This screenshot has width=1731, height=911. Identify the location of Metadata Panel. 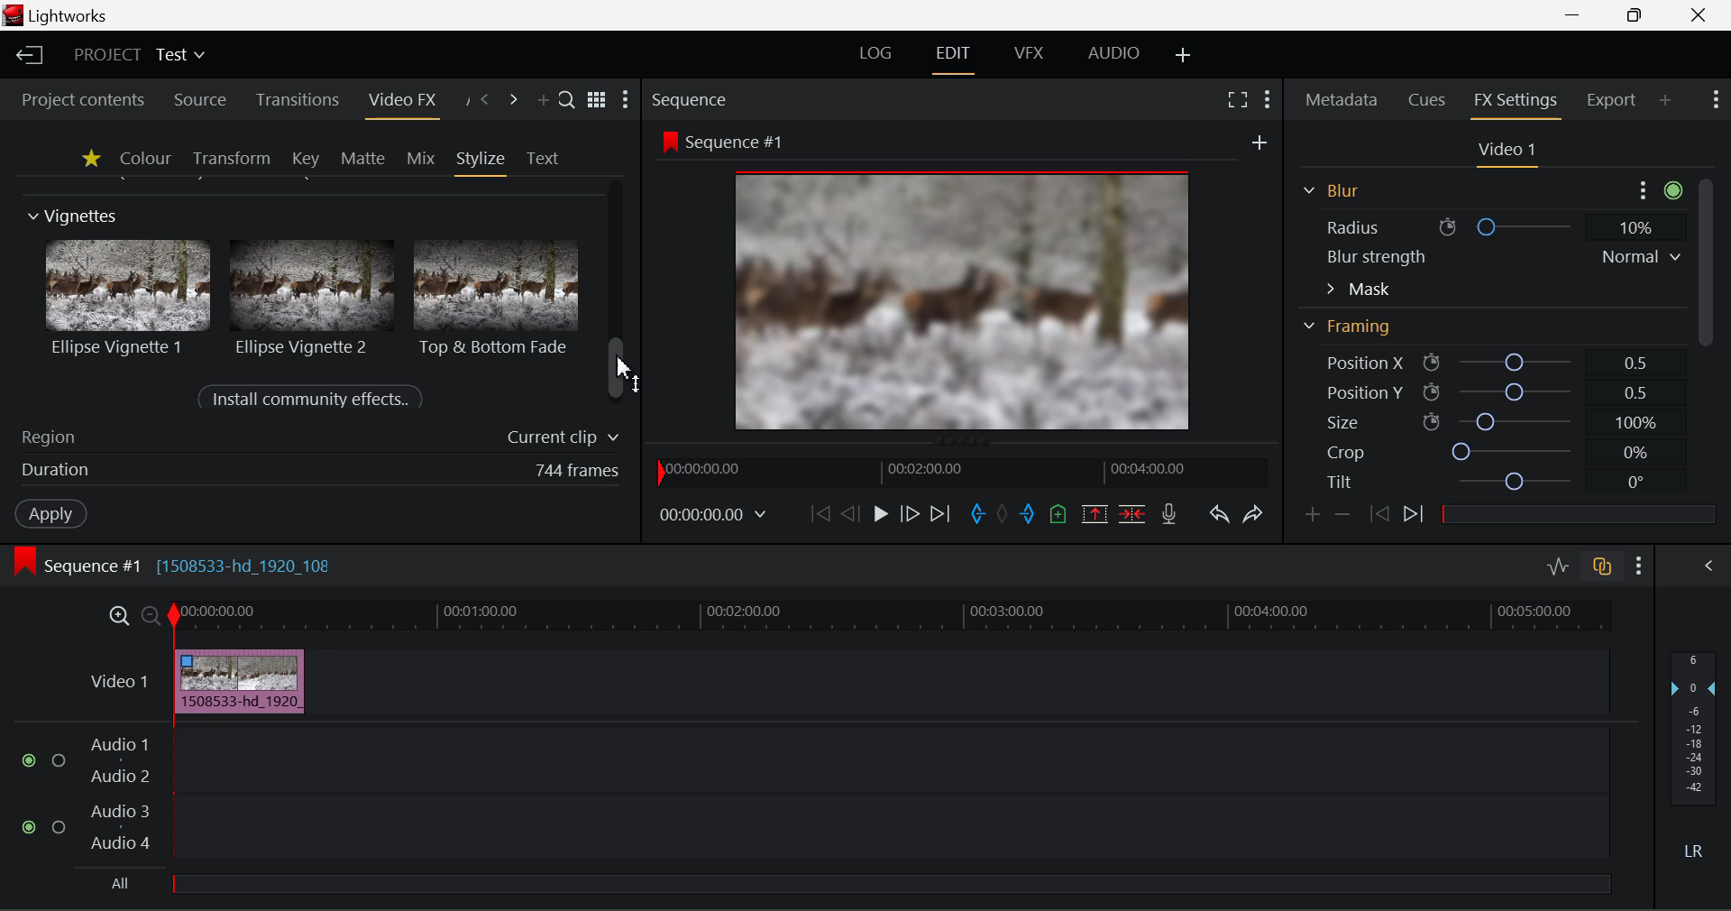
(1340, 101).